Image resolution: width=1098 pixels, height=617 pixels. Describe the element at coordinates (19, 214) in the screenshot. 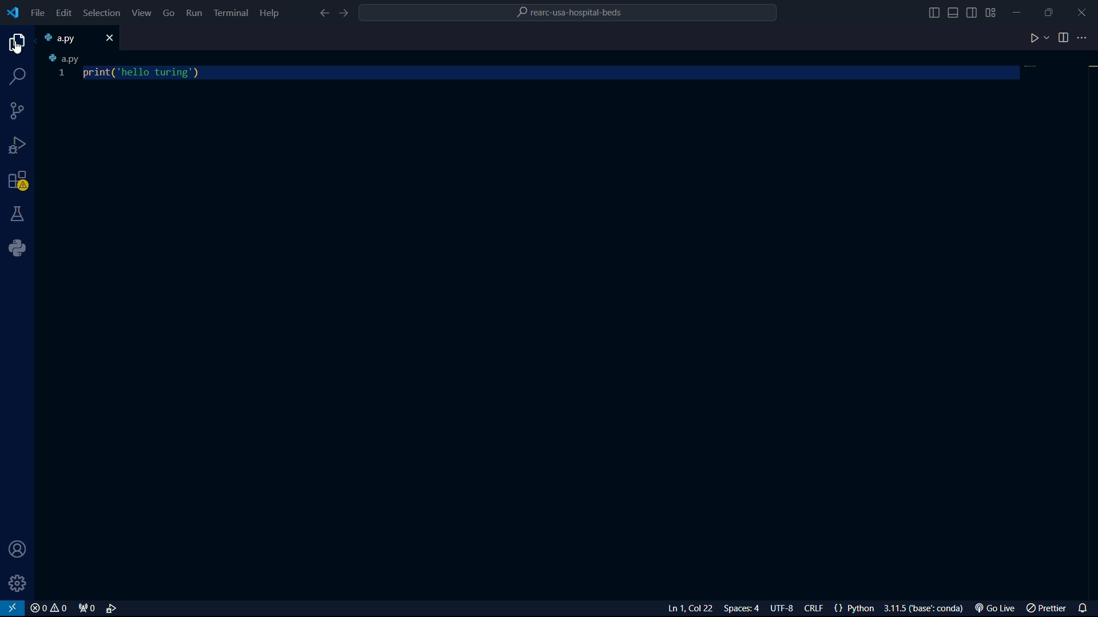

I see `testing` at that location.